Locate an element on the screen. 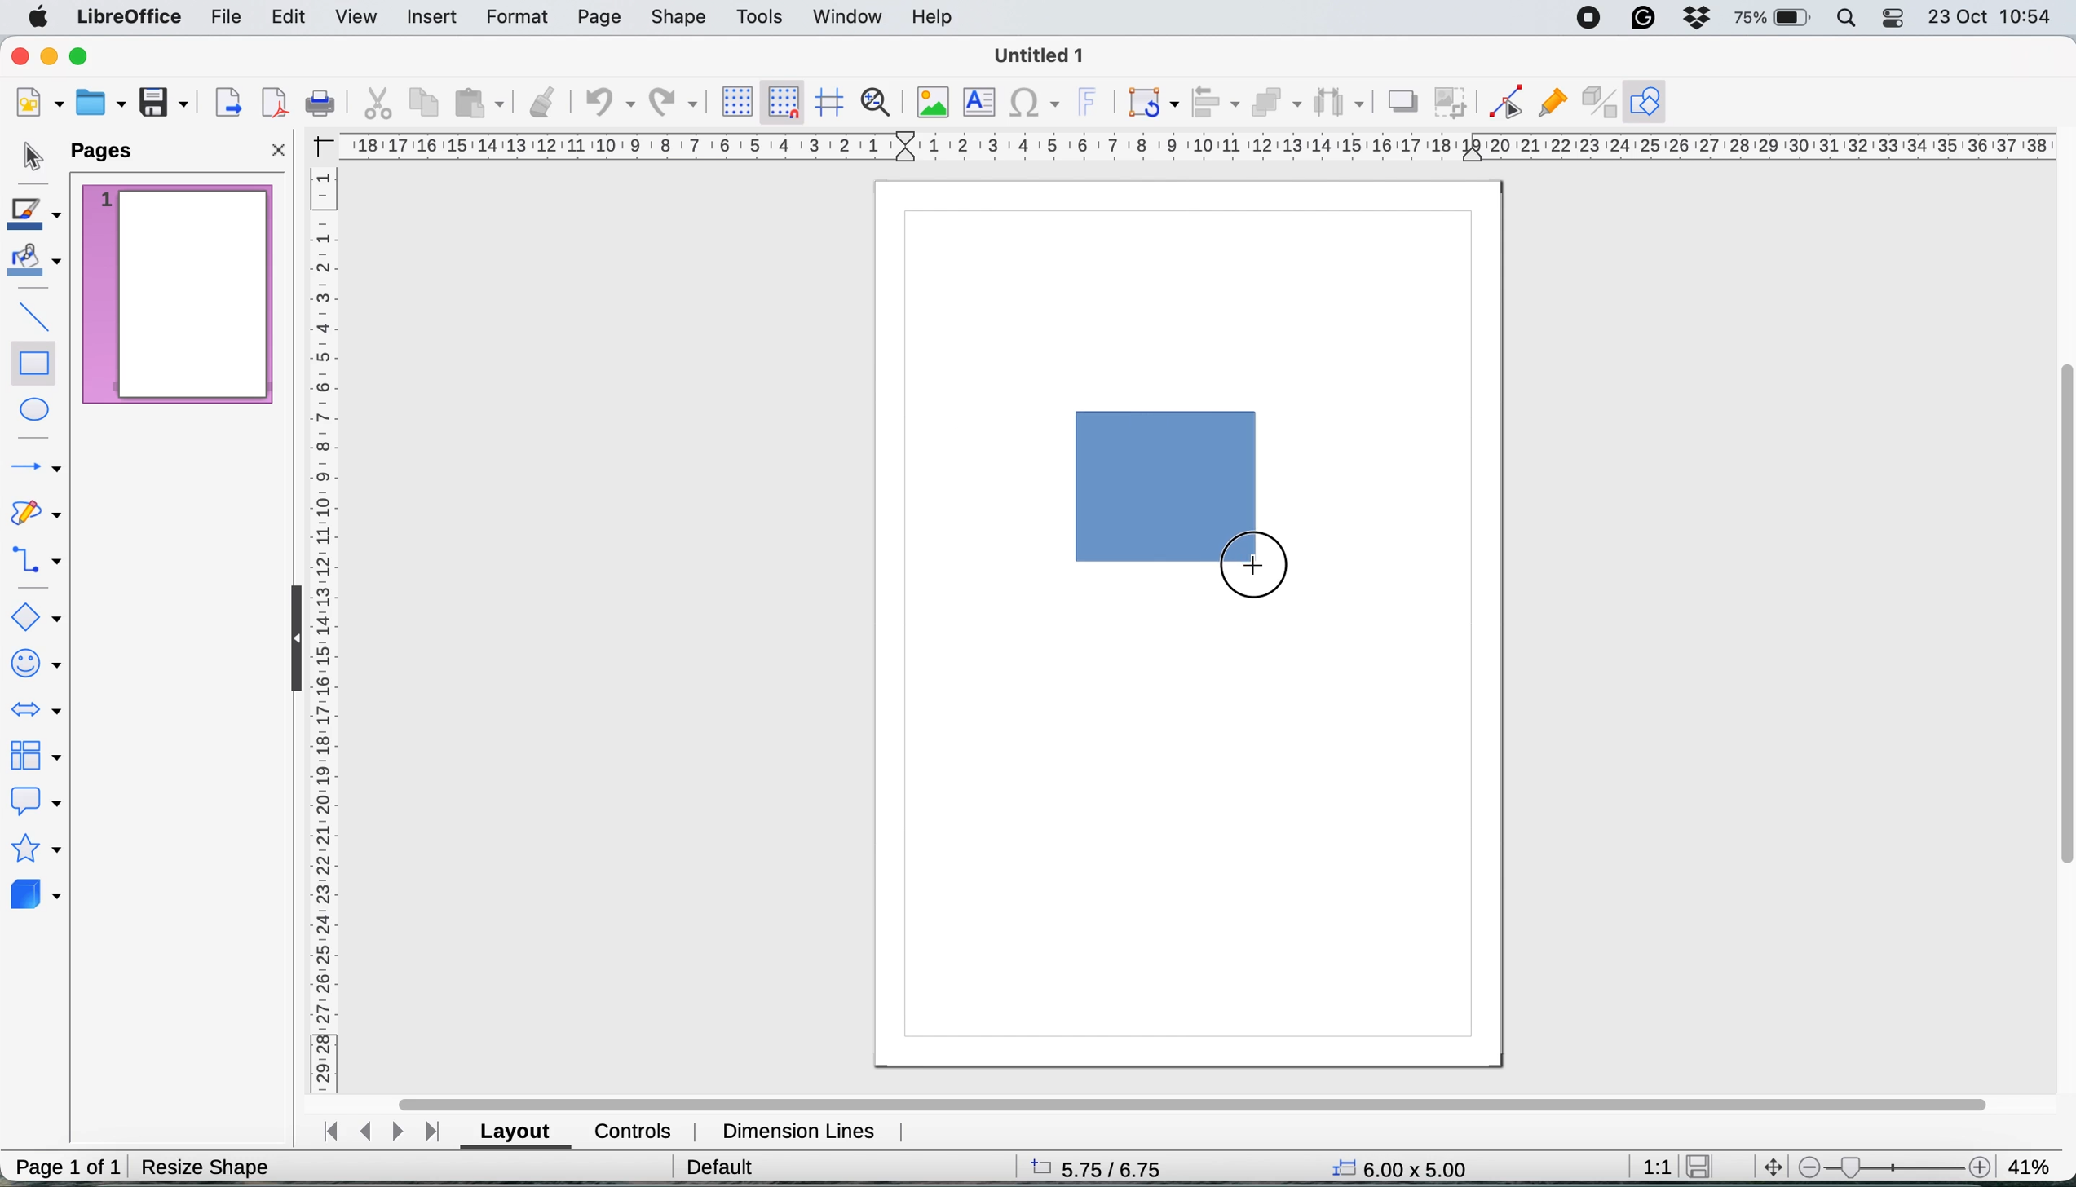 The image size is (2076, 1187). dropbox is located at coordinates (1695, 17).